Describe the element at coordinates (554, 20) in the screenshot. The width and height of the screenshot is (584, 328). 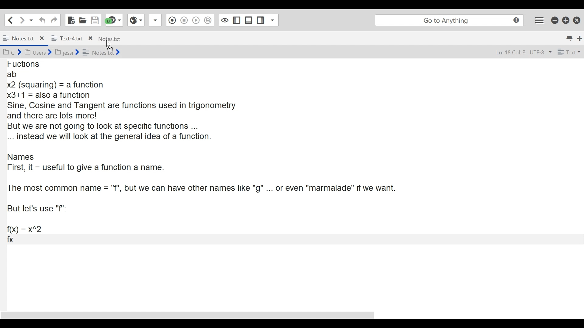
I see `minimize` at that location.